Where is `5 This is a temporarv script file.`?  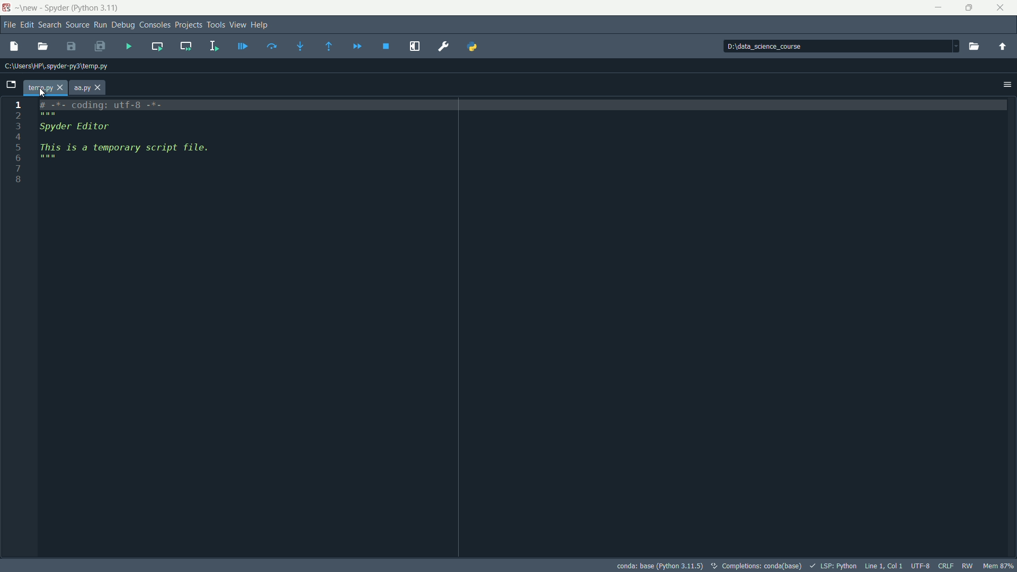 5 This is a temporarv script file. is located at coordinates (125, 147).